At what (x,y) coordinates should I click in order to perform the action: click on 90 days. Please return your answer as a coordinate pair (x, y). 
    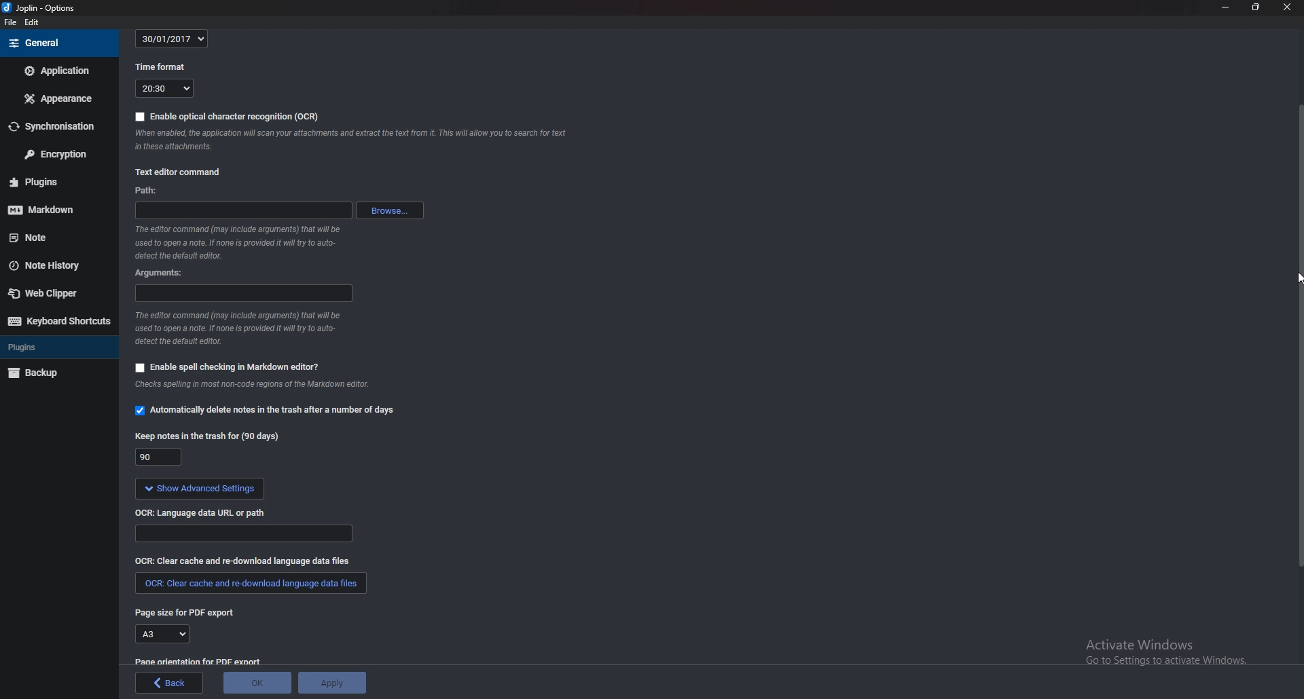
    Looking at the image, I should click on (159, 457).